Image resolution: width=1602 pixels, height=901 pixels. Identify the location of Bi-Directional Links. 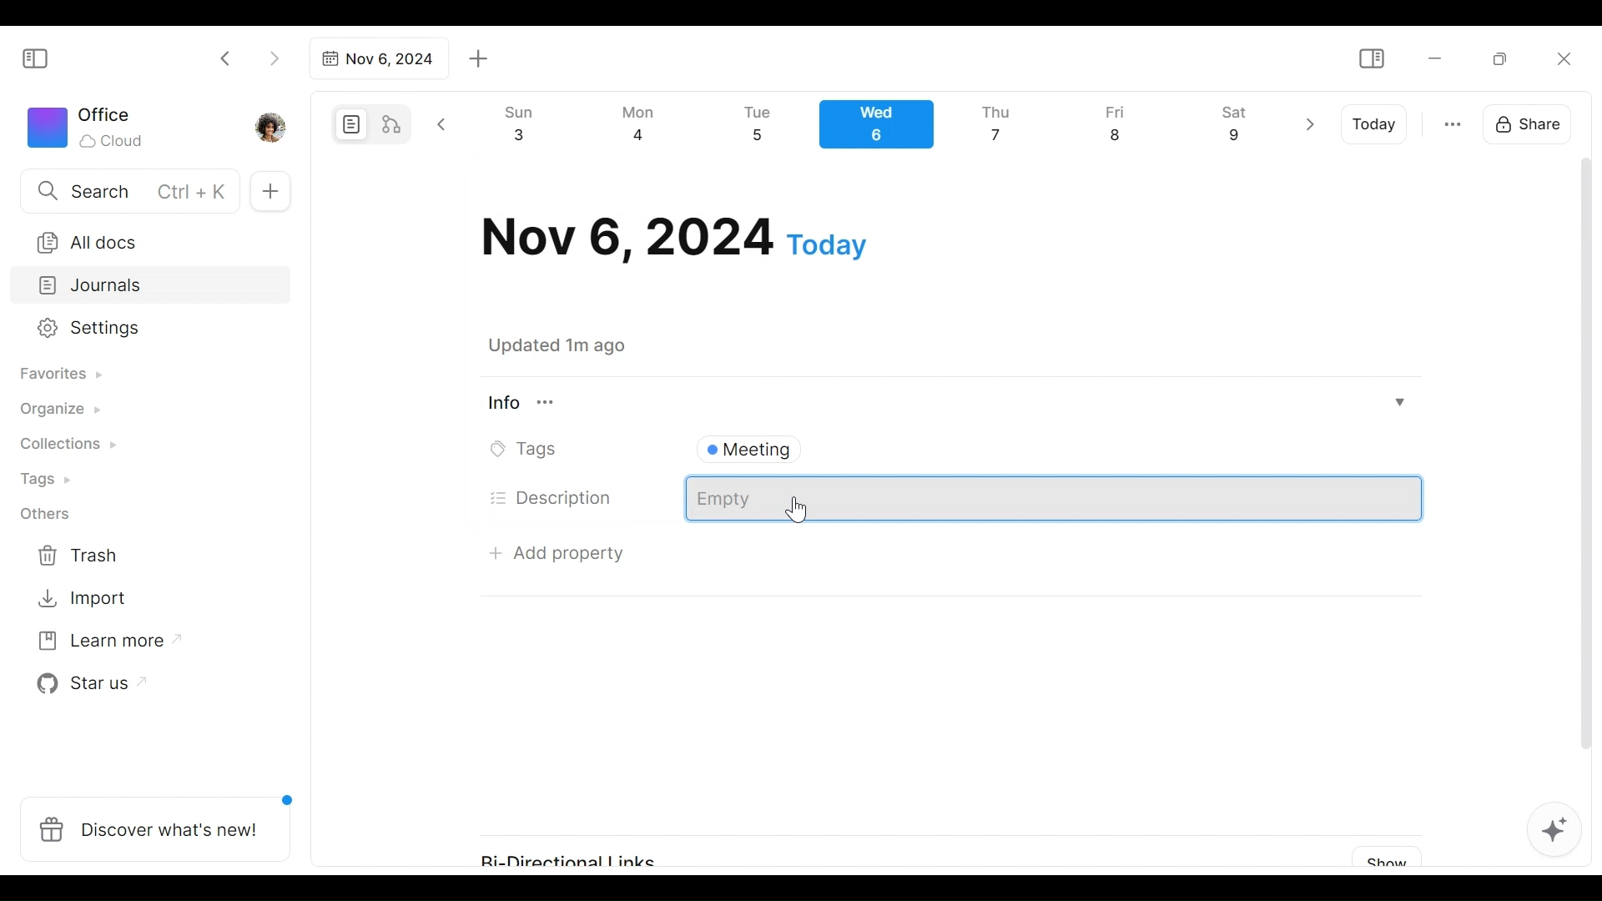
(582, 853).